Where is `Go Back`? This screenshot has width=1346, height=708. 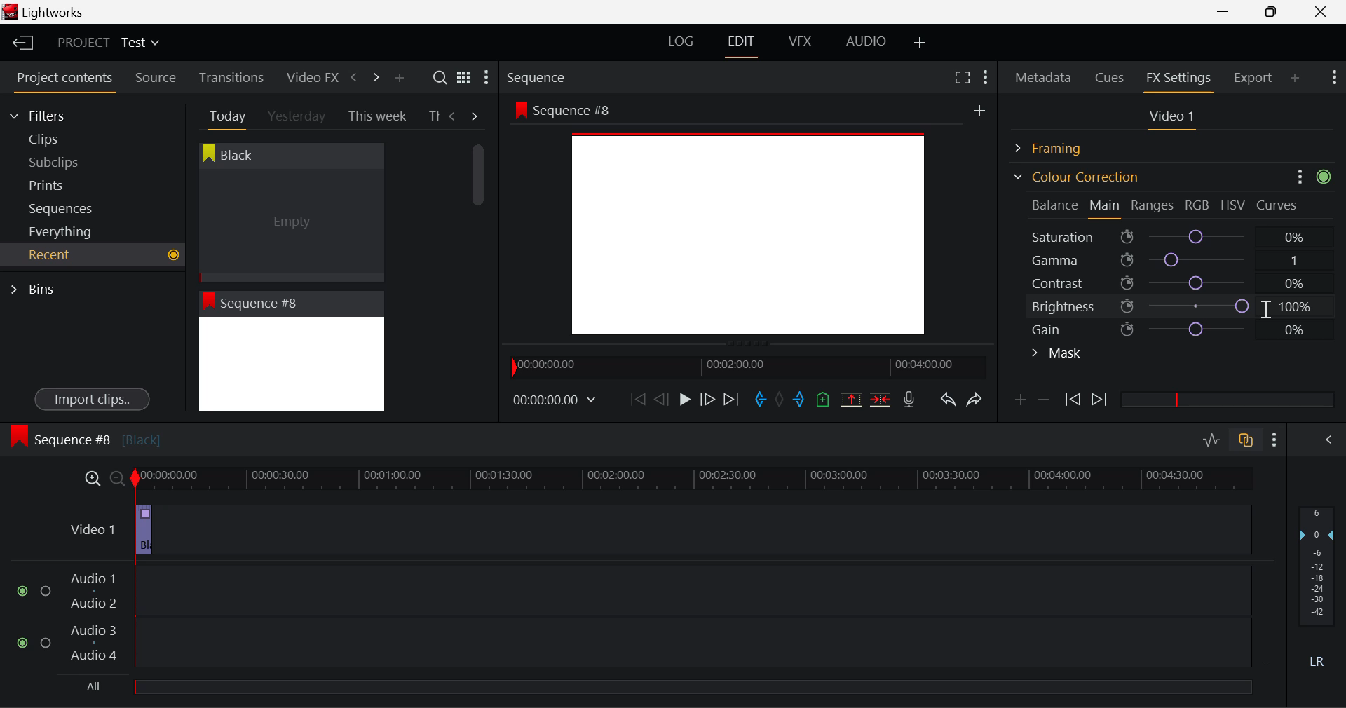 Go Back is located at coordinates (663, 398).